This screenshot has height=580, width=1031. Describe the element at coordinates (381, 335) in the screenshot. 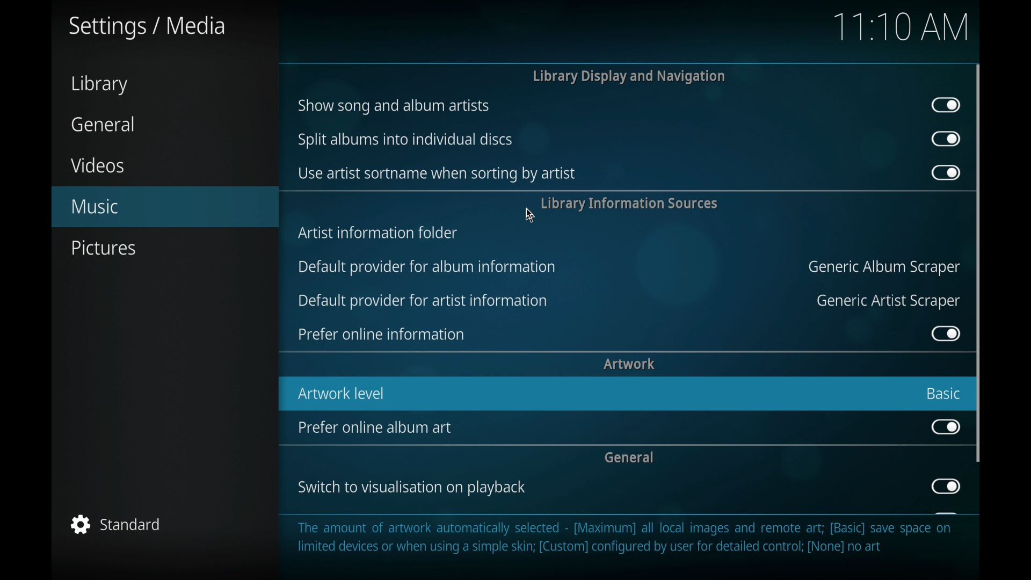

I see `prefer online information` at that location.